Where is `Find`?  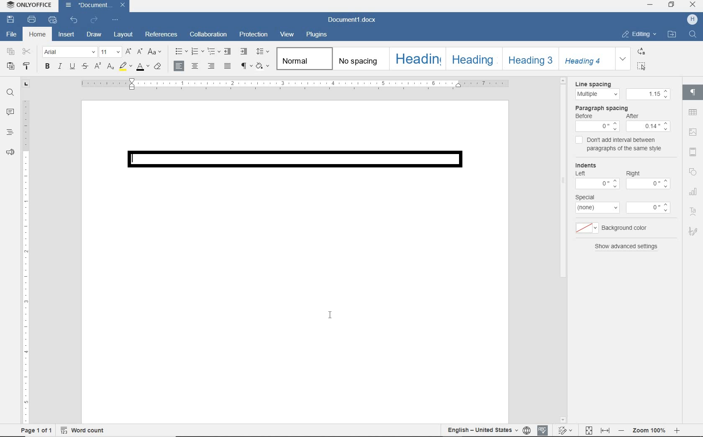
Find is located at coordinates (695, 36).